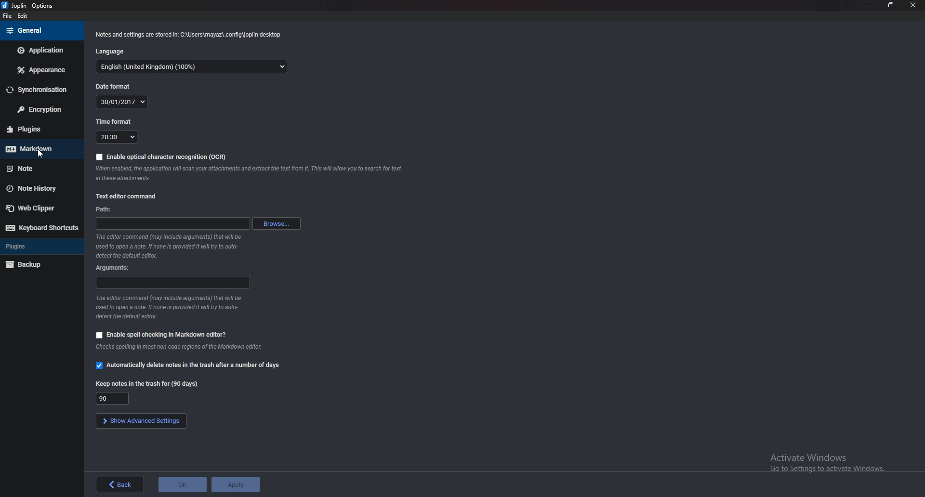  What do you see at coordinates (148, 383) in the screenshot?
I see `Keep notes in trash for (90 days)` at bounding box center [148, 383].